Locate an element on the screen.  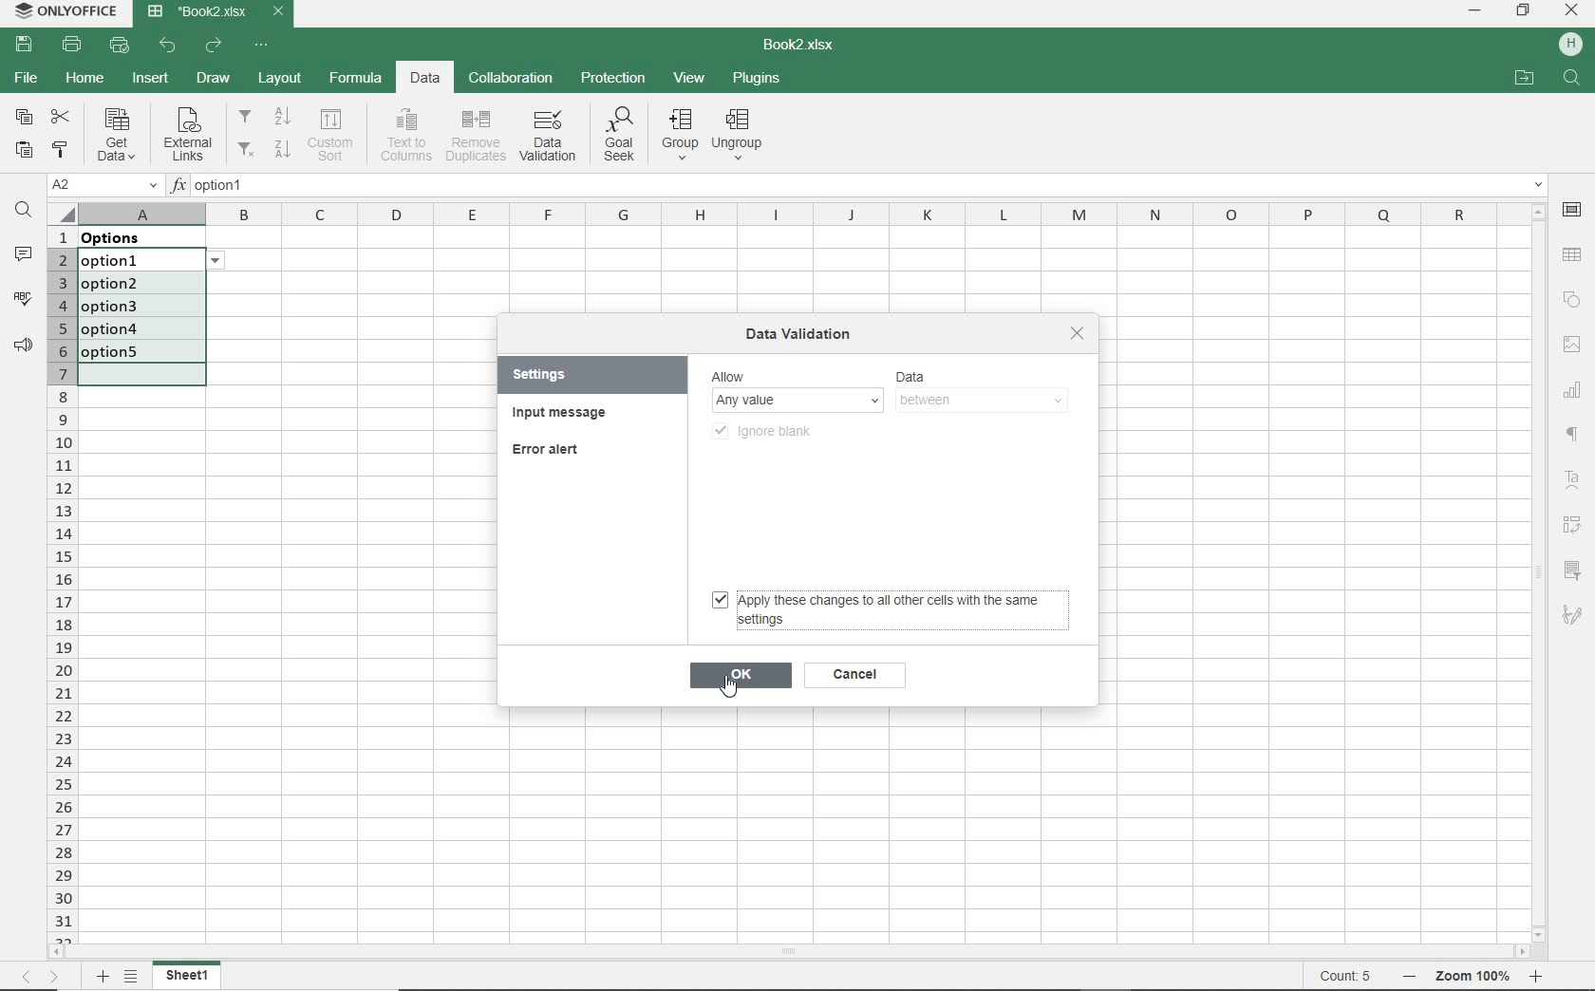
FIND is located at coordinates (22, 210).